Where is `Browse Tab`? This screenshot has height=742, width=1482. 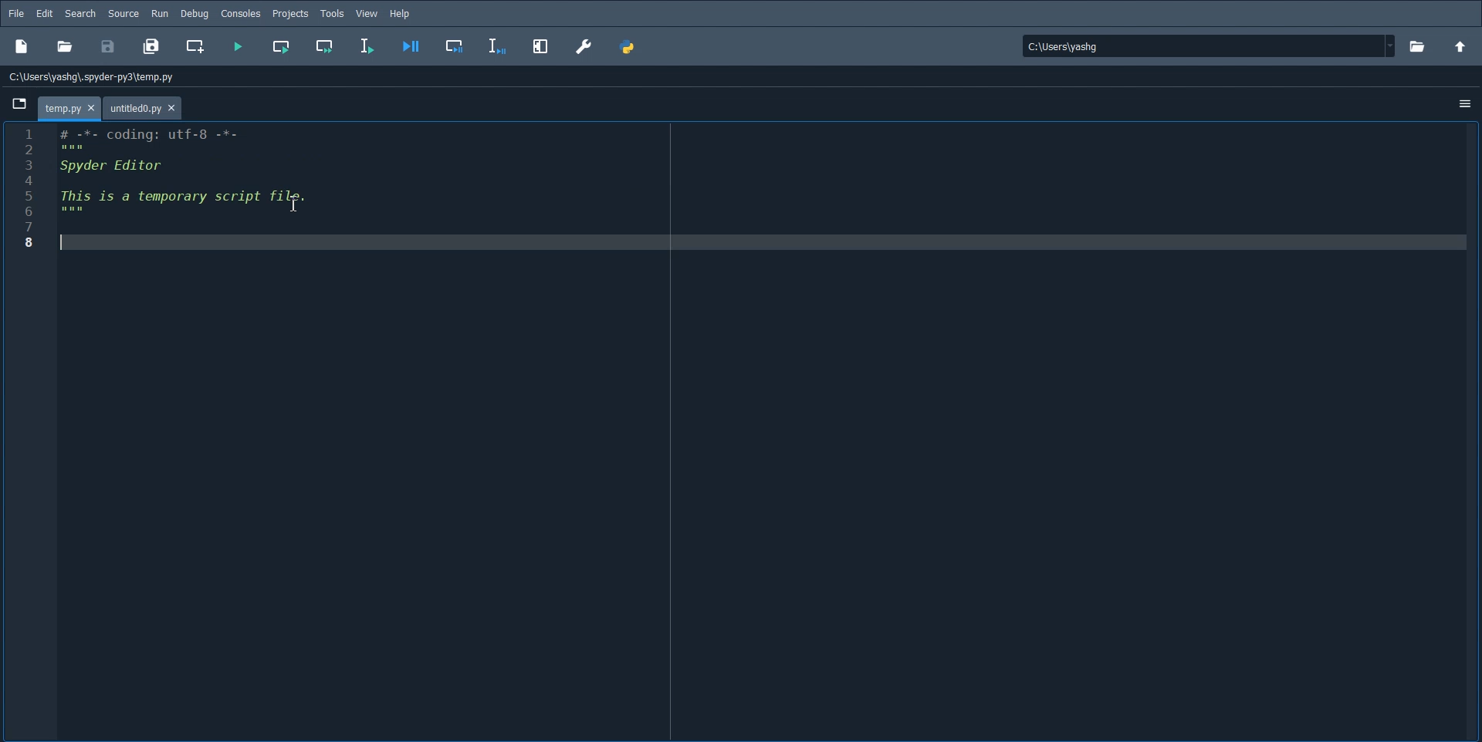
Browse Tab is located at coordinates (19, 103).